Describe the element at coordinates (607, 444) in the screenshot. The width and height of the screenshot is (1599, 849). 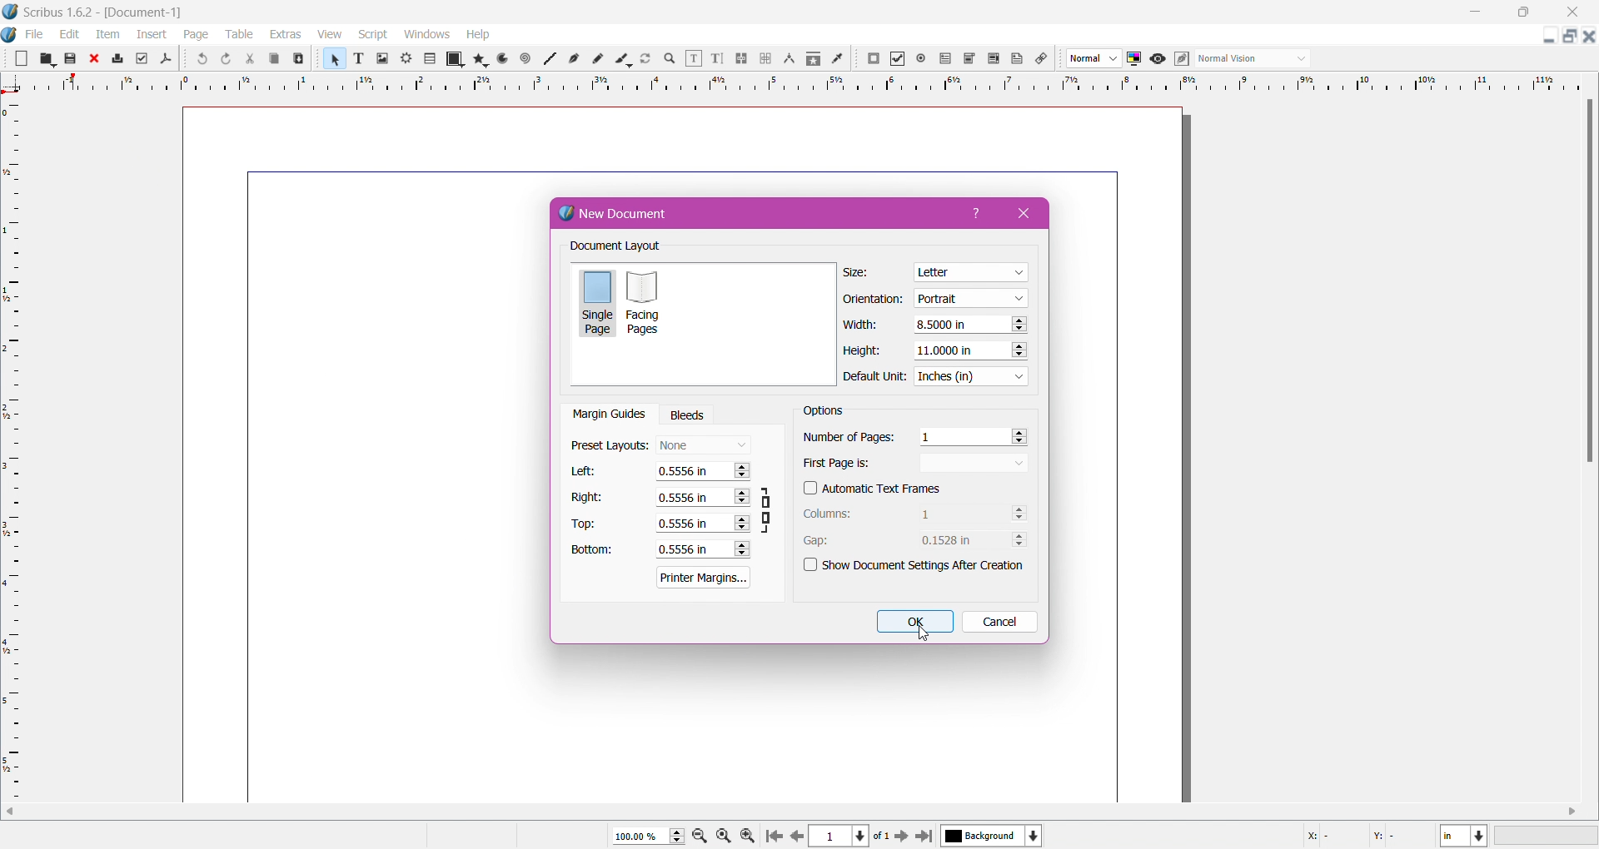
I see `preset layouts` at that location.